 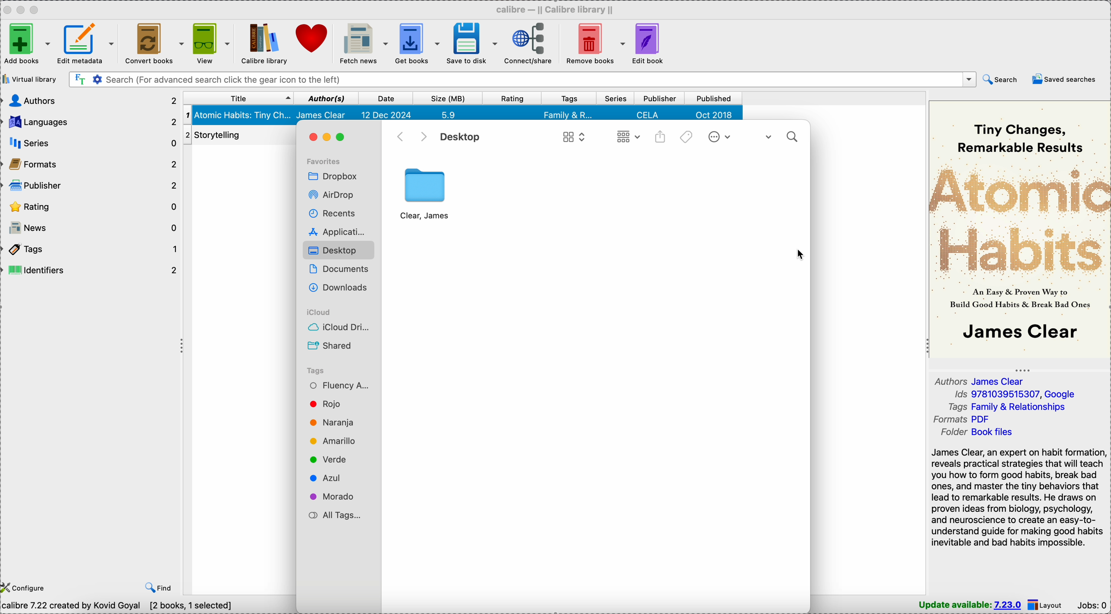 What do you see at coordinates (460, 137) in the screenshot?
I see `location/Desktop` at bounding box center [460, 137].